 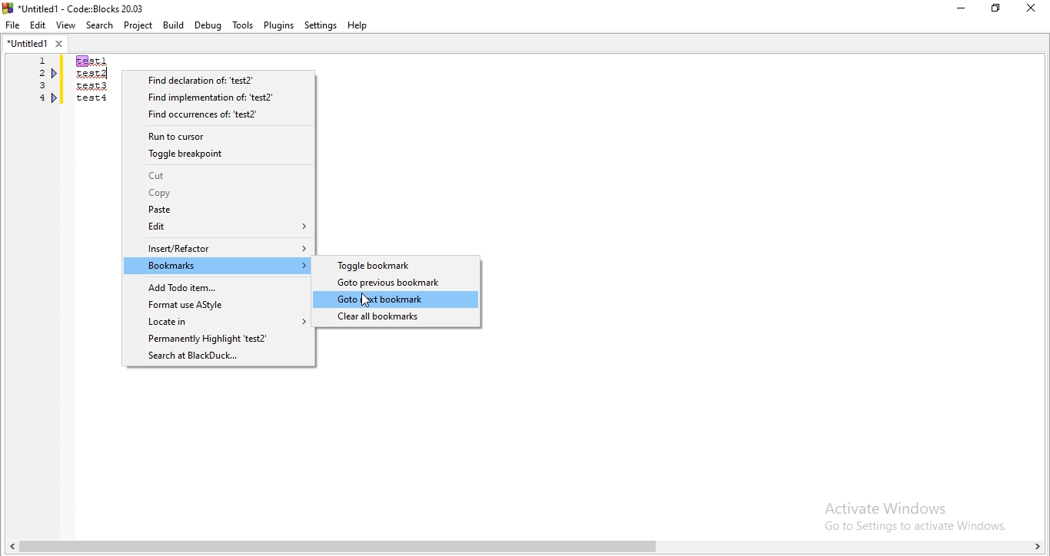 I want to click on Minimise, so click(x=959, y=11).